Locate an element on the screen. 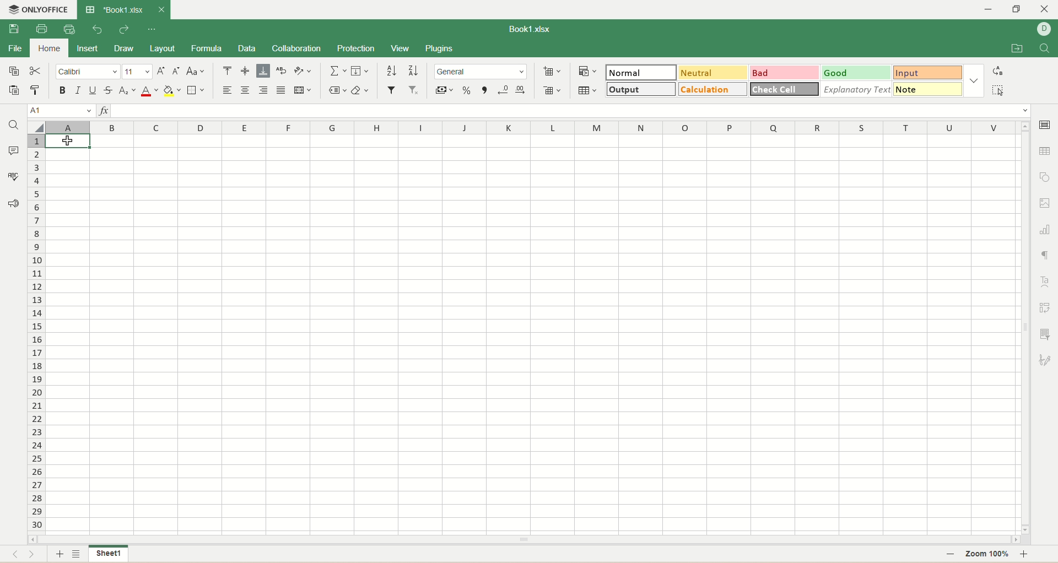 Image resolution: width=1058 pixels, height=563 pixels. print is located at coordinates (41, 29).